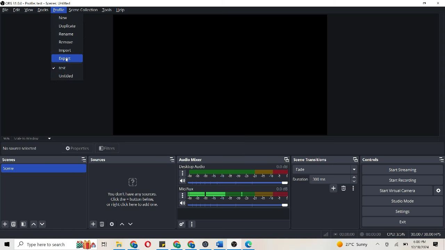  What do you see at coordinates (425, 4) in the screenshot?
I see `minimize` at bounding box center [425, 4].